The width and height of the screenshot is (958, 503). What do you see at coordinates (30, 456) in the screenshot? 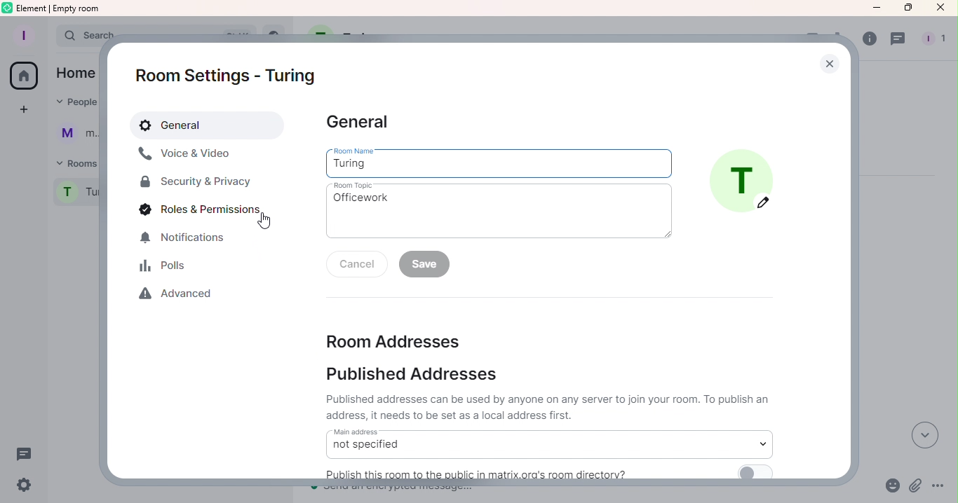
I see `Threads` at bounding box center [30, 456].